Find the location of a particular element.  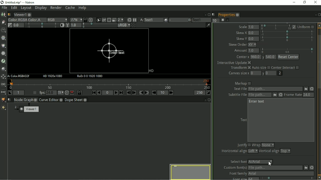

Auto size is located at coordinates (261, 68).